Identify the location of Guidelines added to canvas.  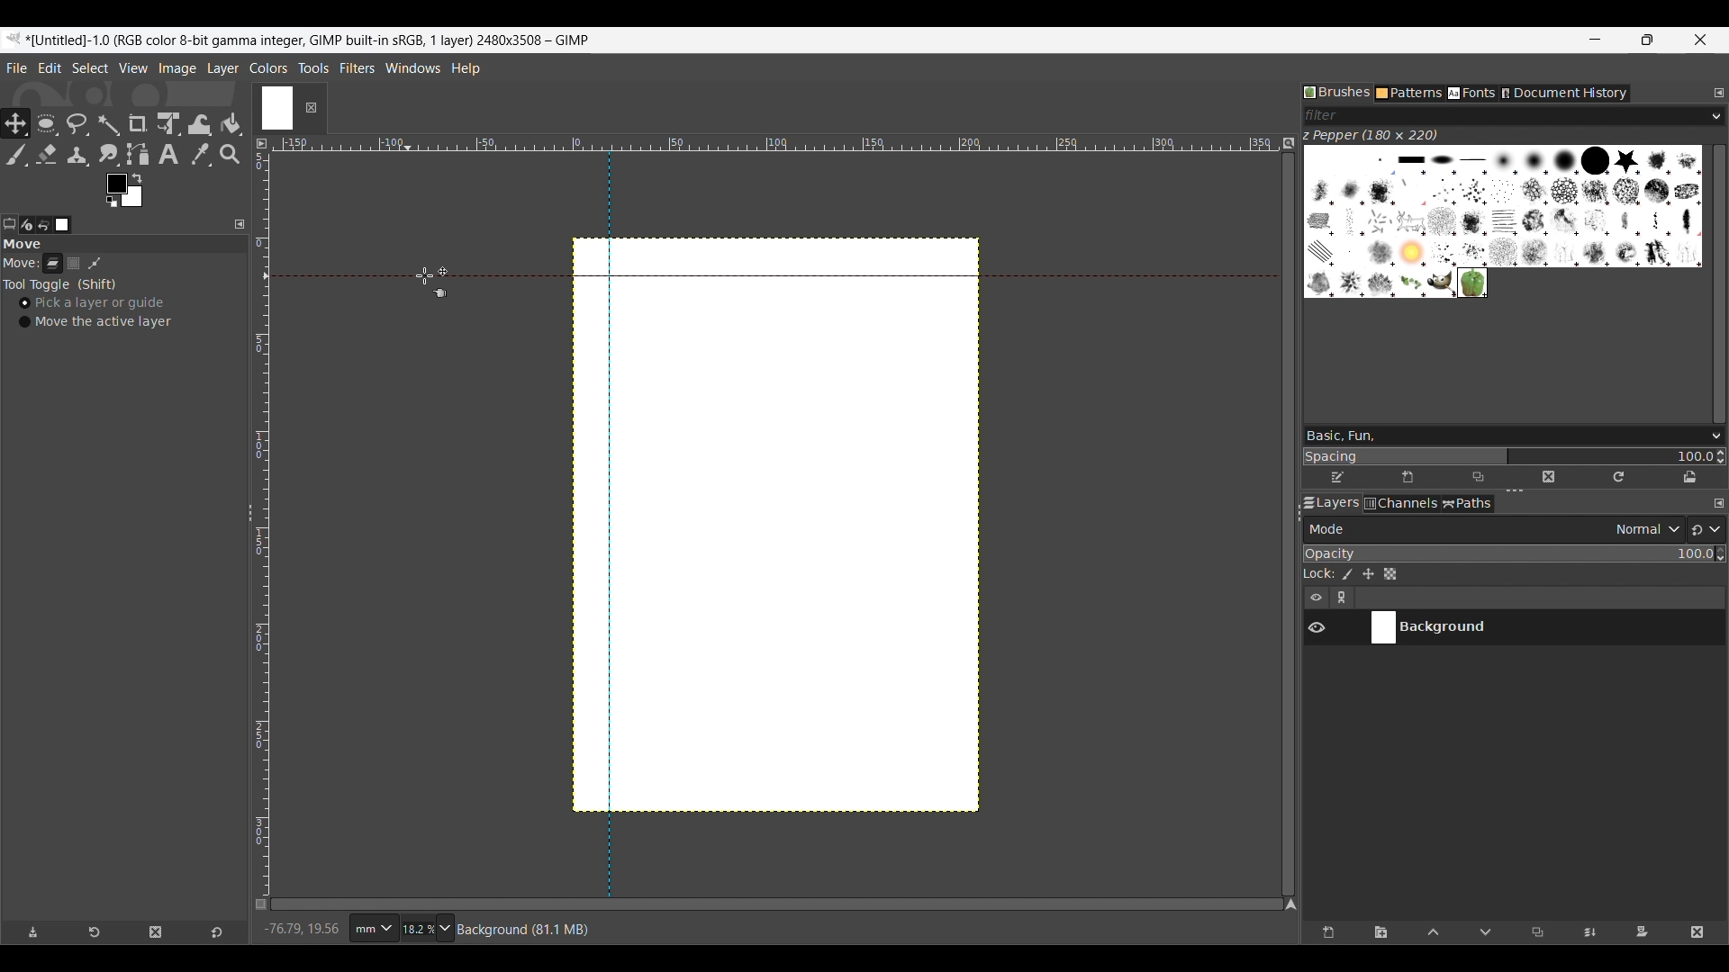
(762, 525).